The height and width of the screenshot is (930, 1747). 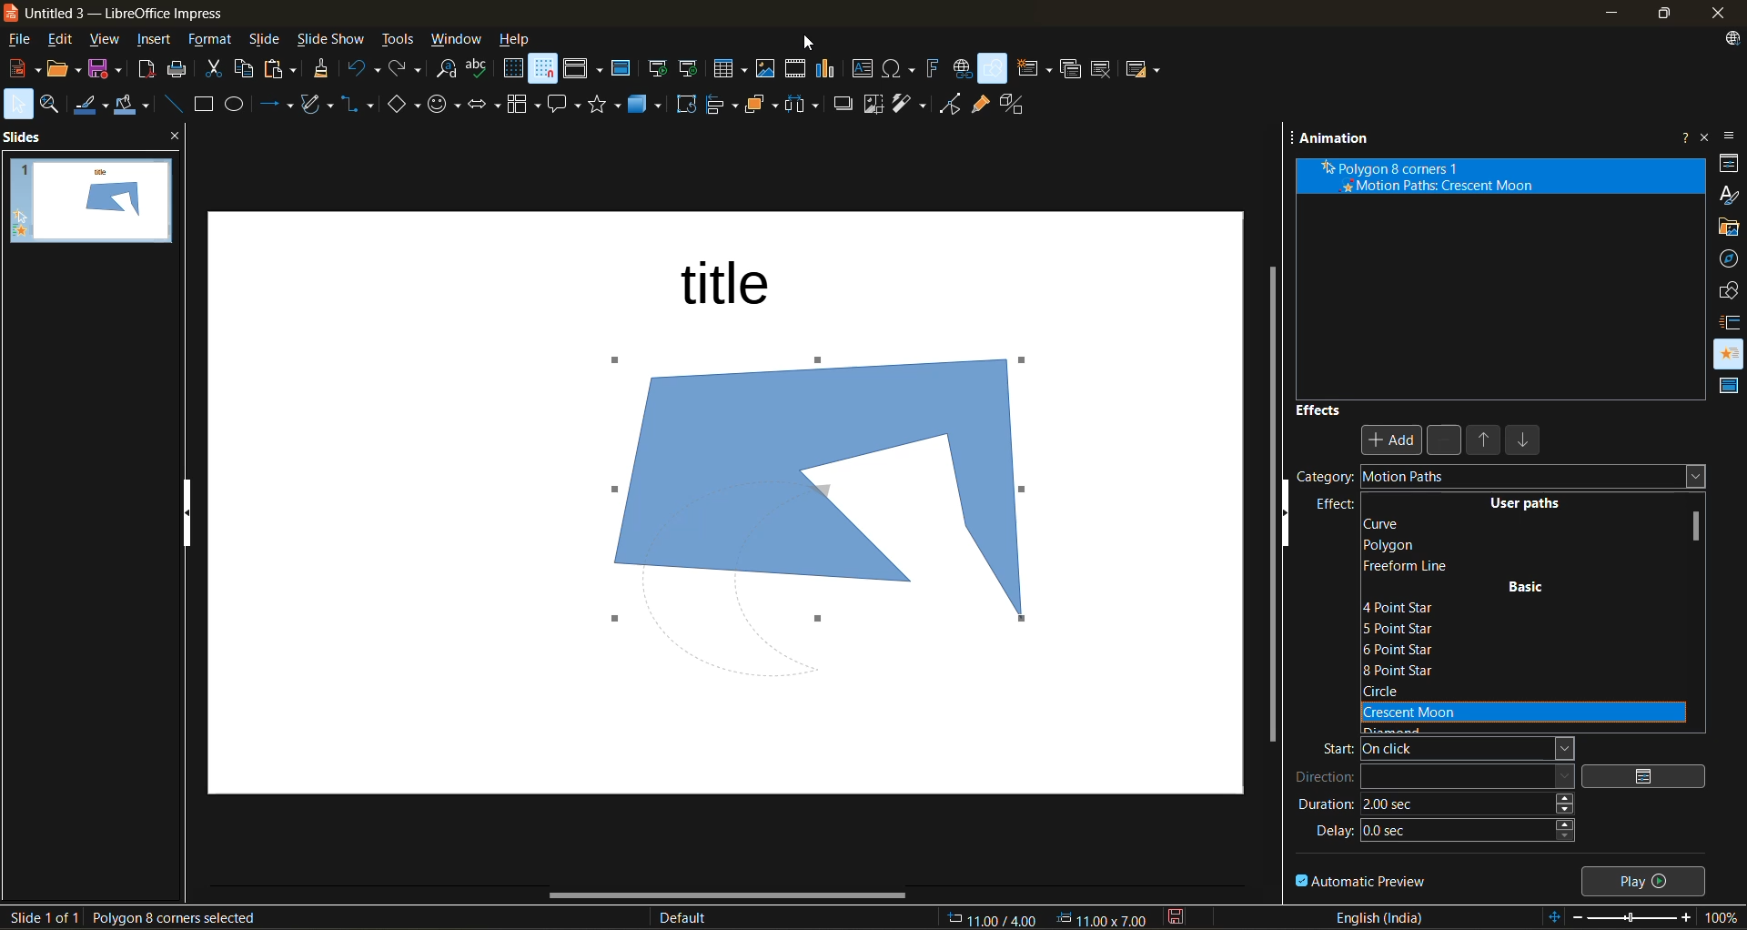 I want to click on automatic preview, so click(x=1363, y=880).